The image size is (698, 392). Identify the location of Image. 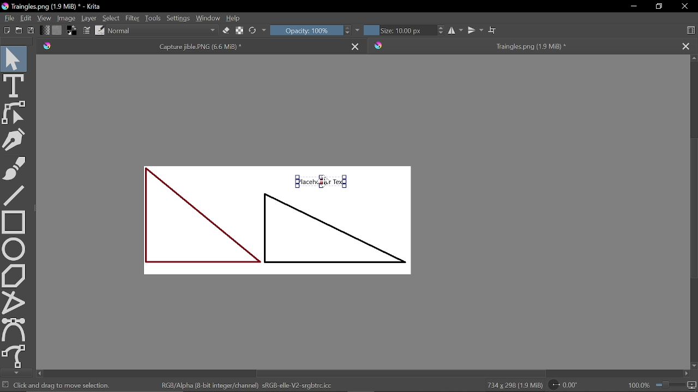
(67, 18).